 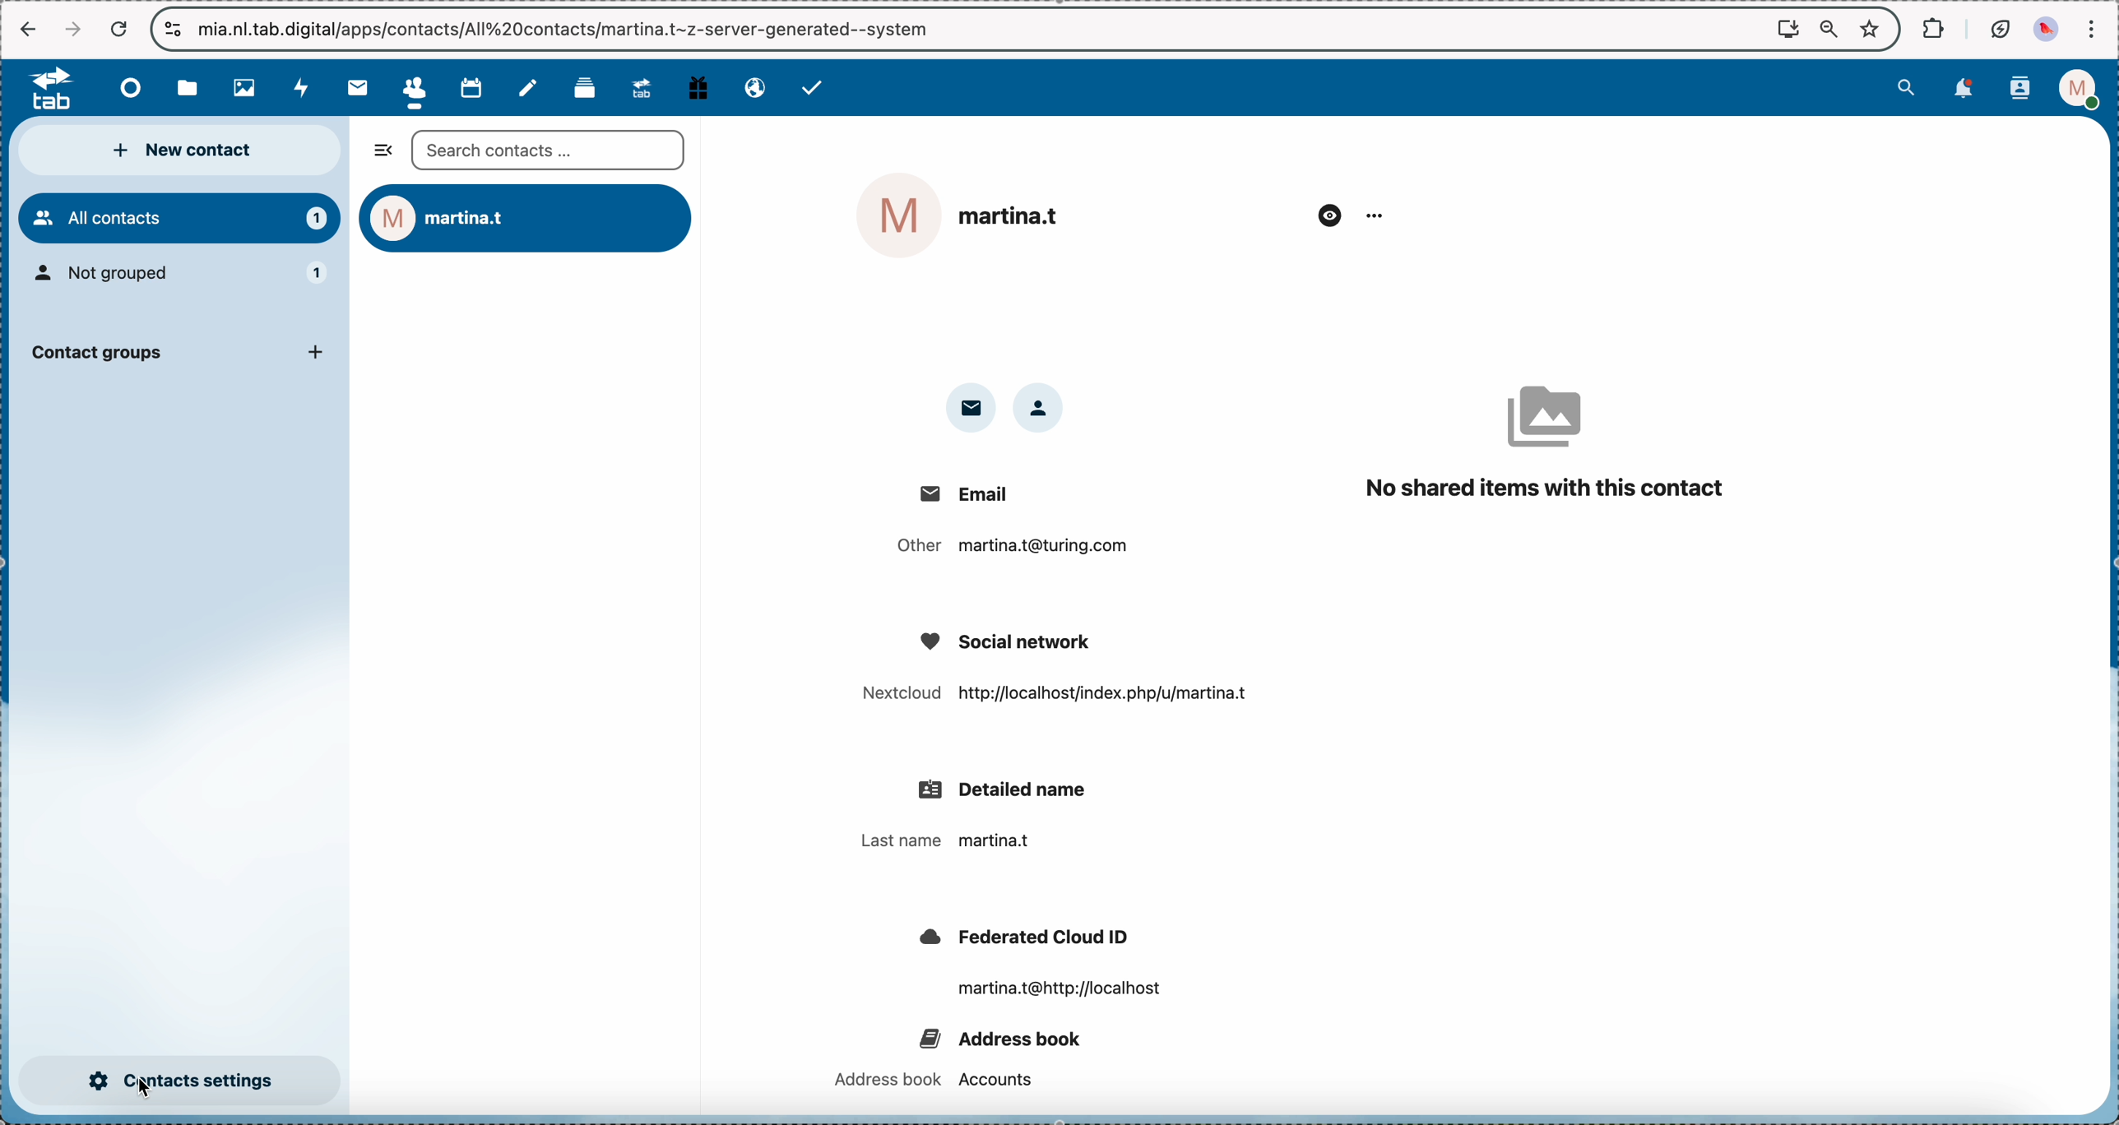 What do you see at coordinates (190, 90) in the screenshot?
I see `files` at bounding box center [190, 90].